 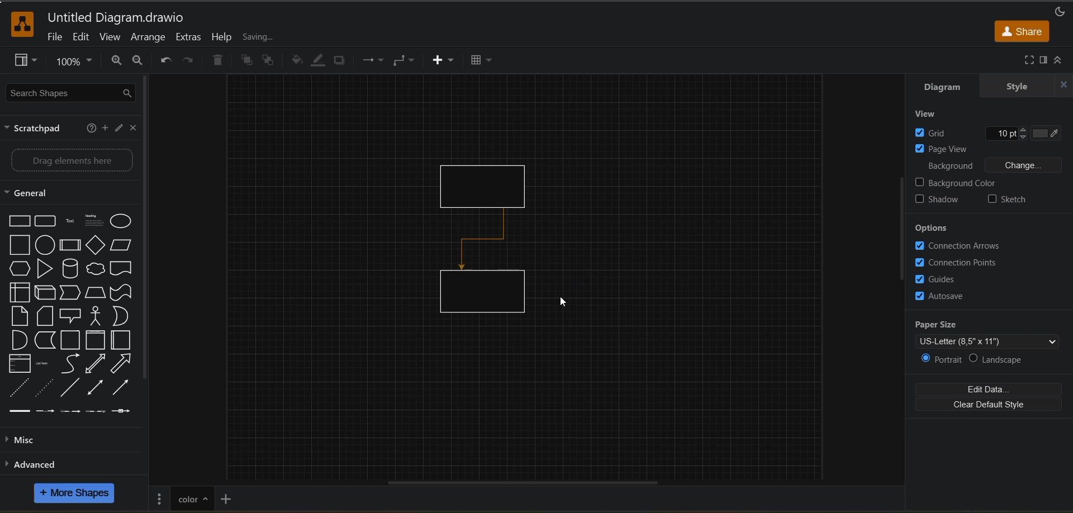 I want to click on Text, so click(x=72, y=221).